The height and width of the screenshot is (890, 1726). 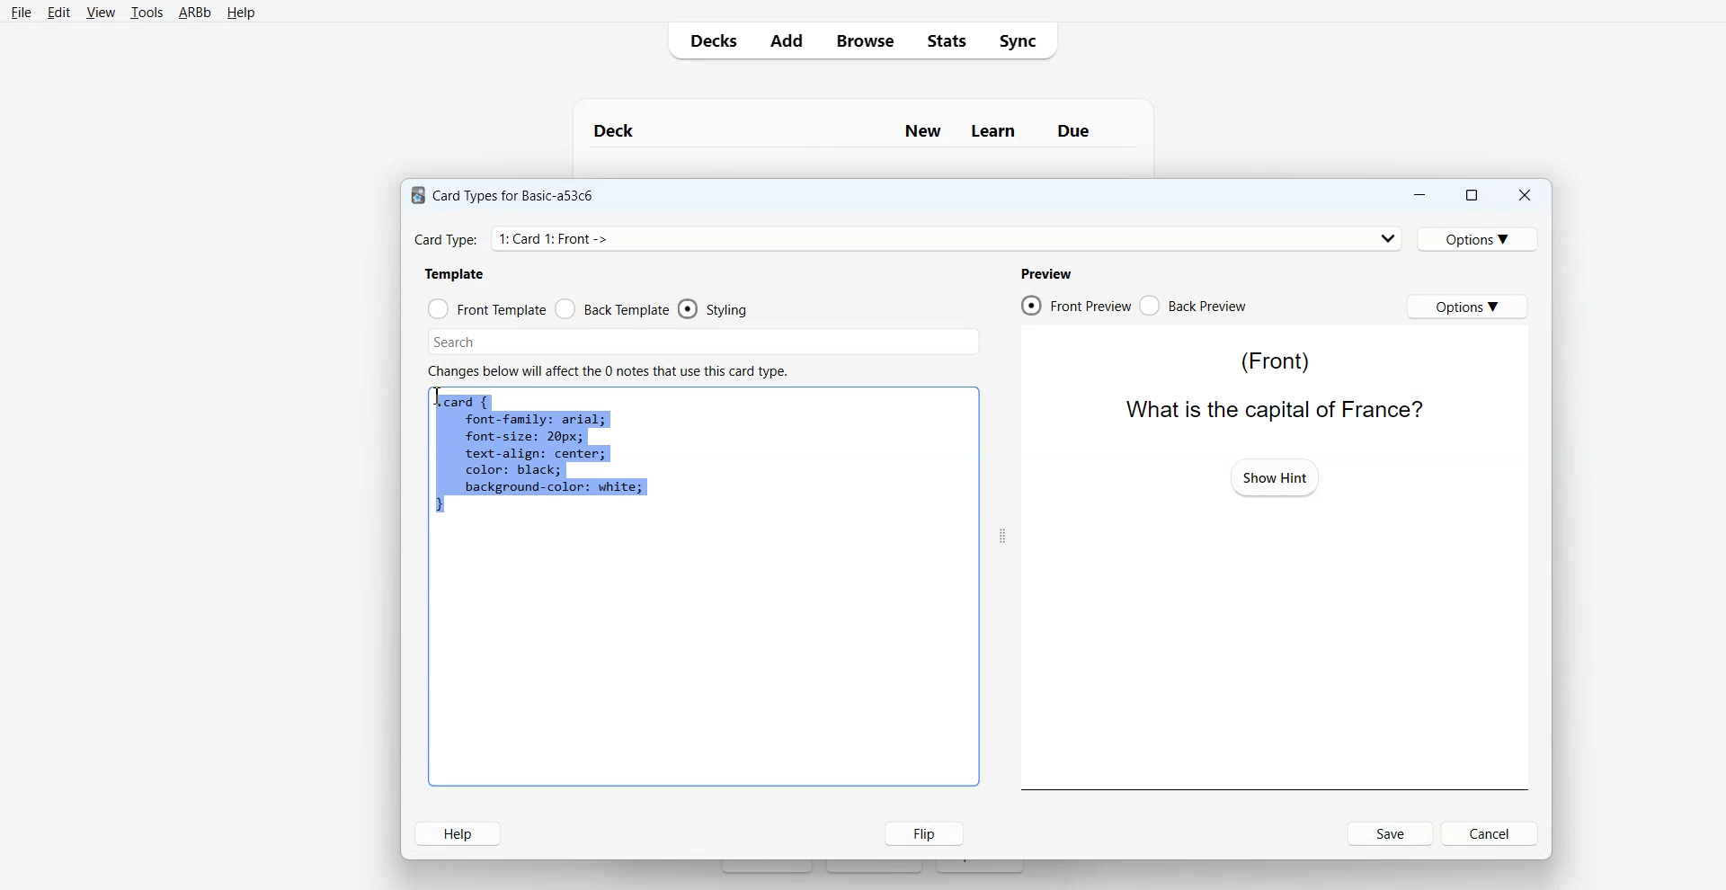 What do you see at coordinates (541, 456) in the screenshot?
I see `.card {
font-family: arial;
font-size: 20px;
text-align: center;
color: black;

| Jpackground-color: white;

i` at bounding box center [541, 456].